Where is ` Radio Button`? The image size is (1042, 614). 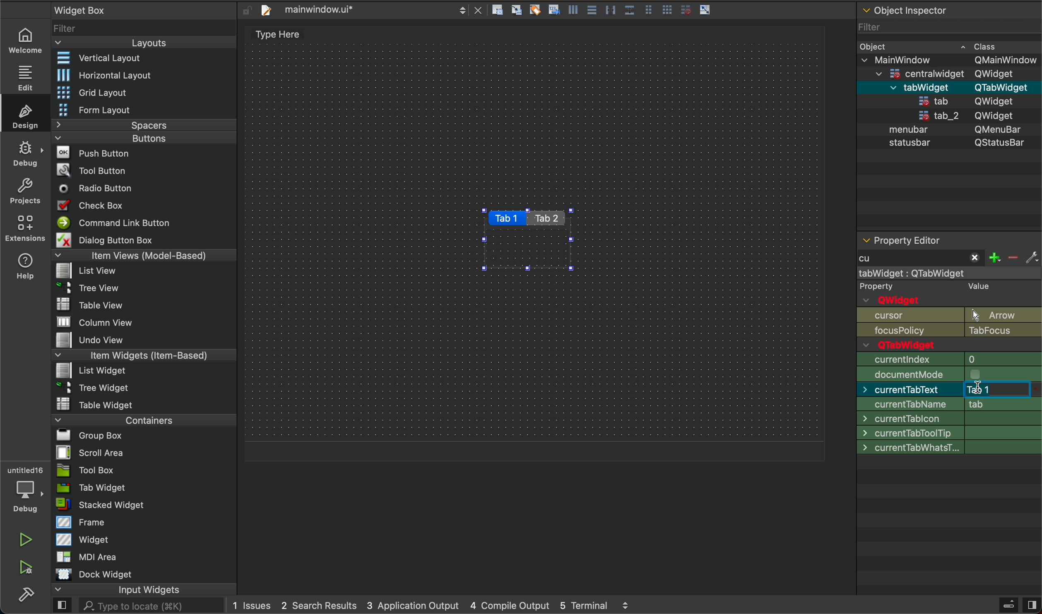
 Radio Button is located at coordinates (91, 188).